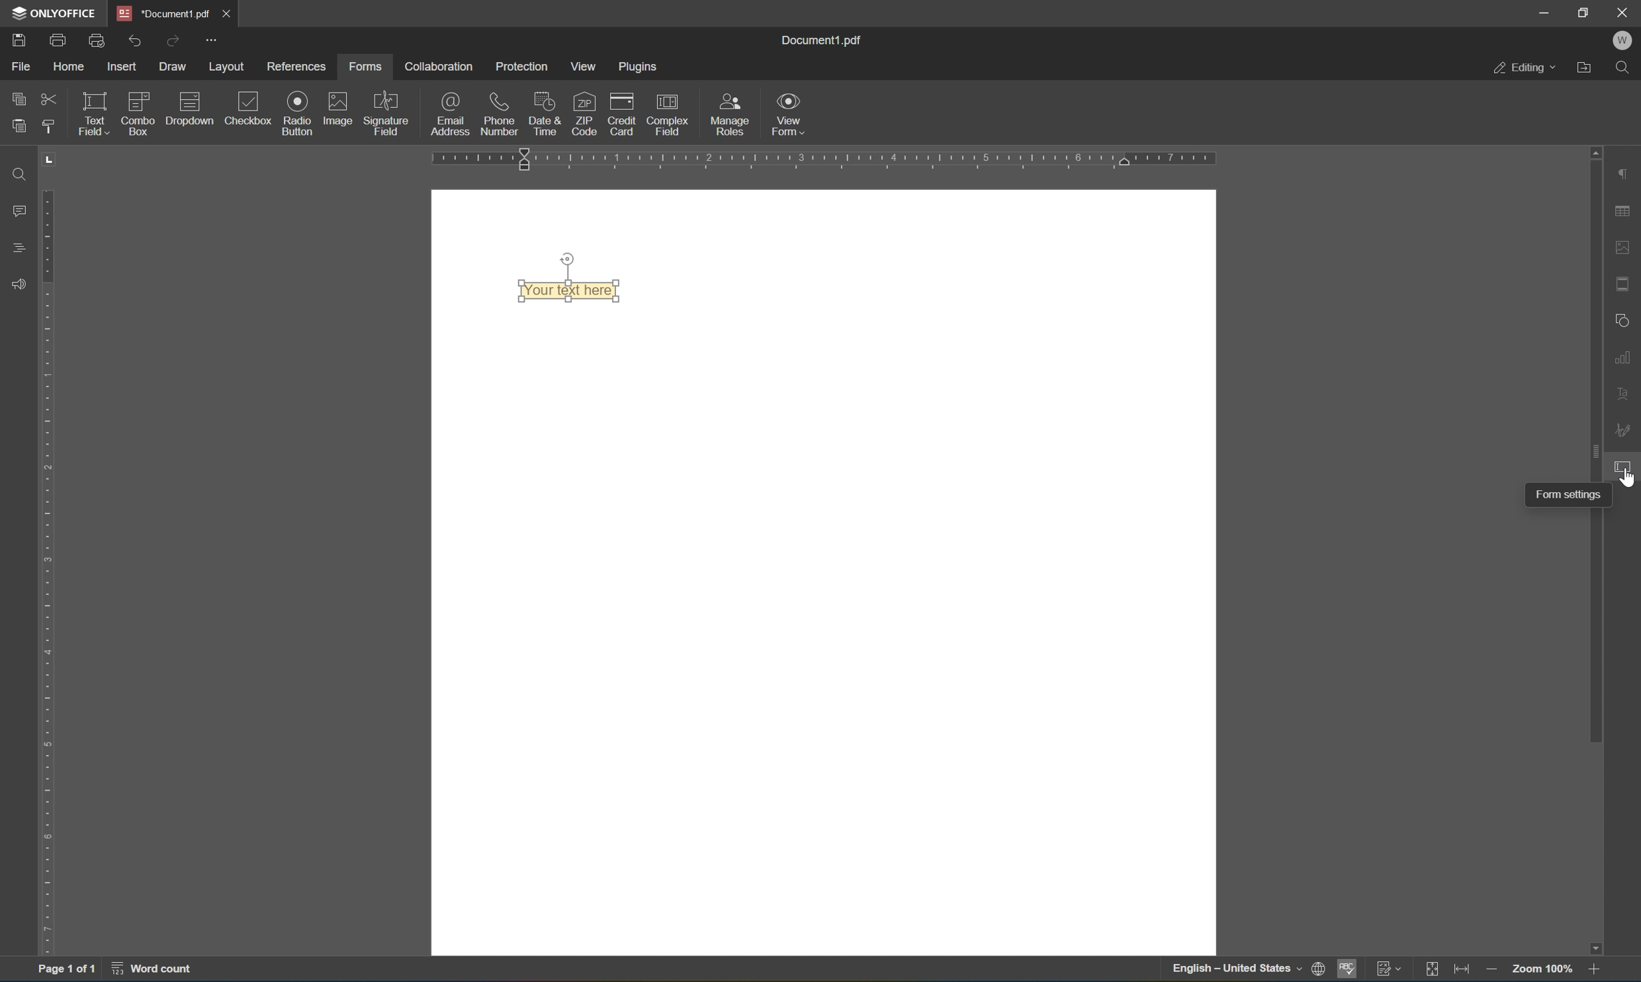  Describe the element at coordinates (1626, 397) in the screenshot. I see `text art settings` at that location.